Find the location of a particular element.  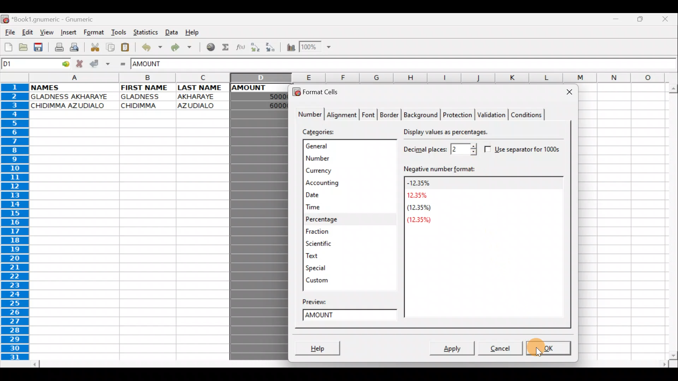

Display values as percentages. is located at coordinates (447, 134).